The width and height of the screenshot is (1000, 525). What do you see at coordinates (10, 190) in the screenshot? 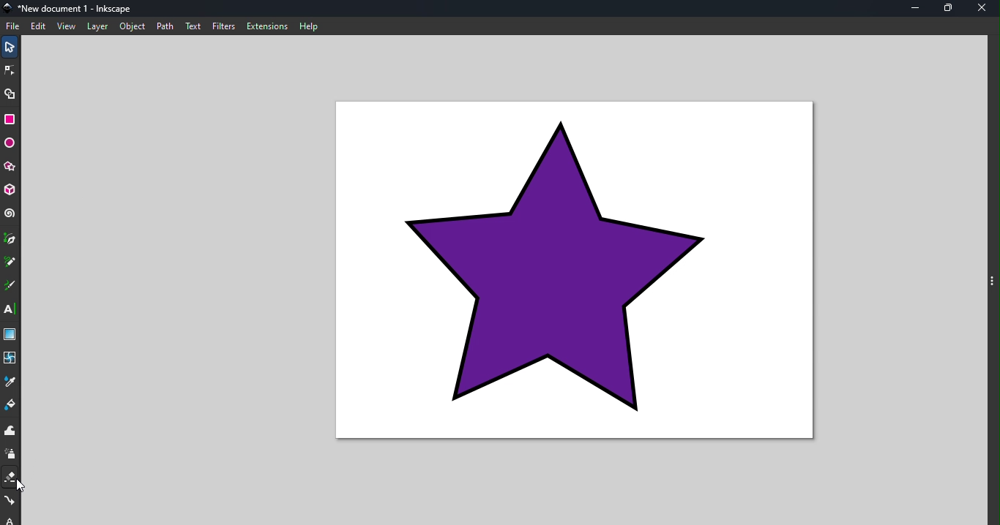
I see `3D box tool` at bounding box center [10, 190].